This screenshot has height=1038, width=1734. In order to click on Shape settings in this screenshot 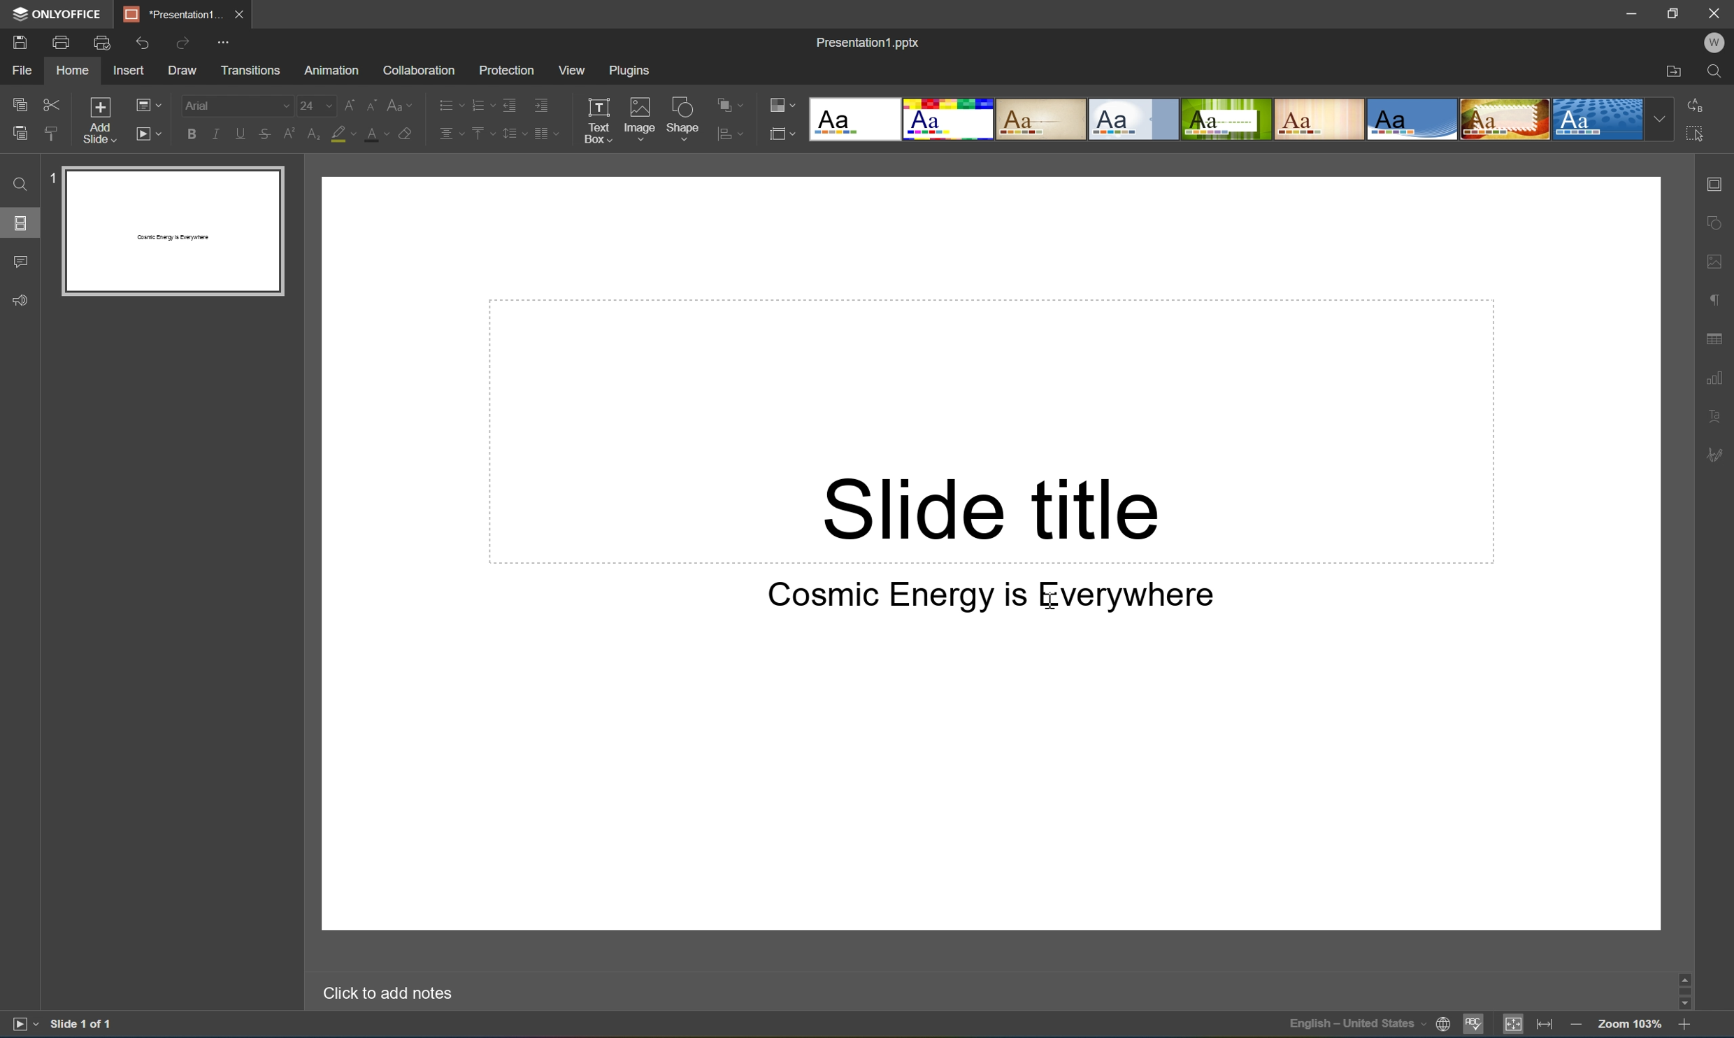, I will do `click(1718, 223)`.